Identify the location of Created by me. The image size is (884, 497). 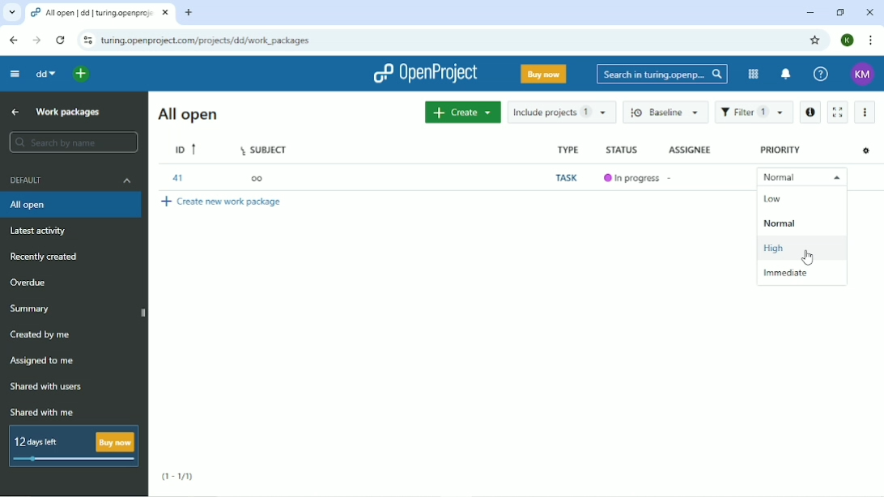
(44, 335).